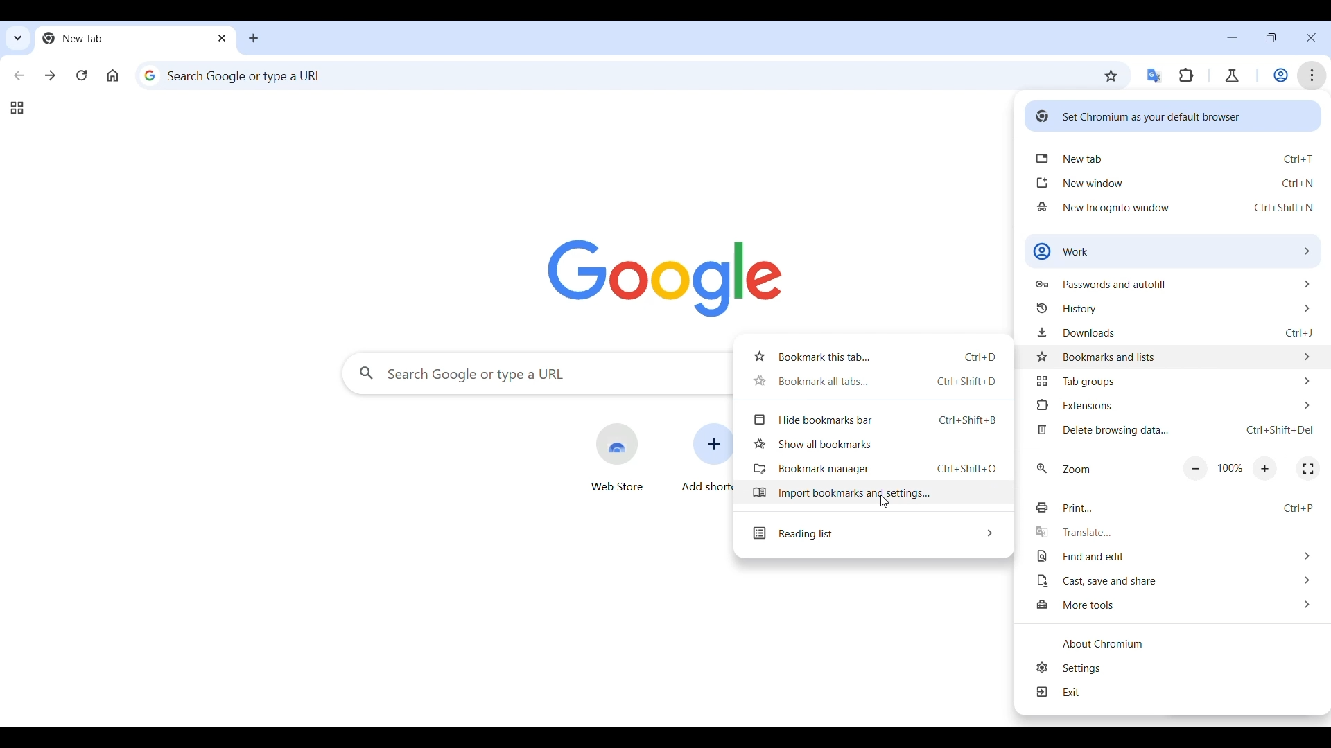 The image size is (1331, 748). I want to click on Fullscreen, so click(1308, 469).